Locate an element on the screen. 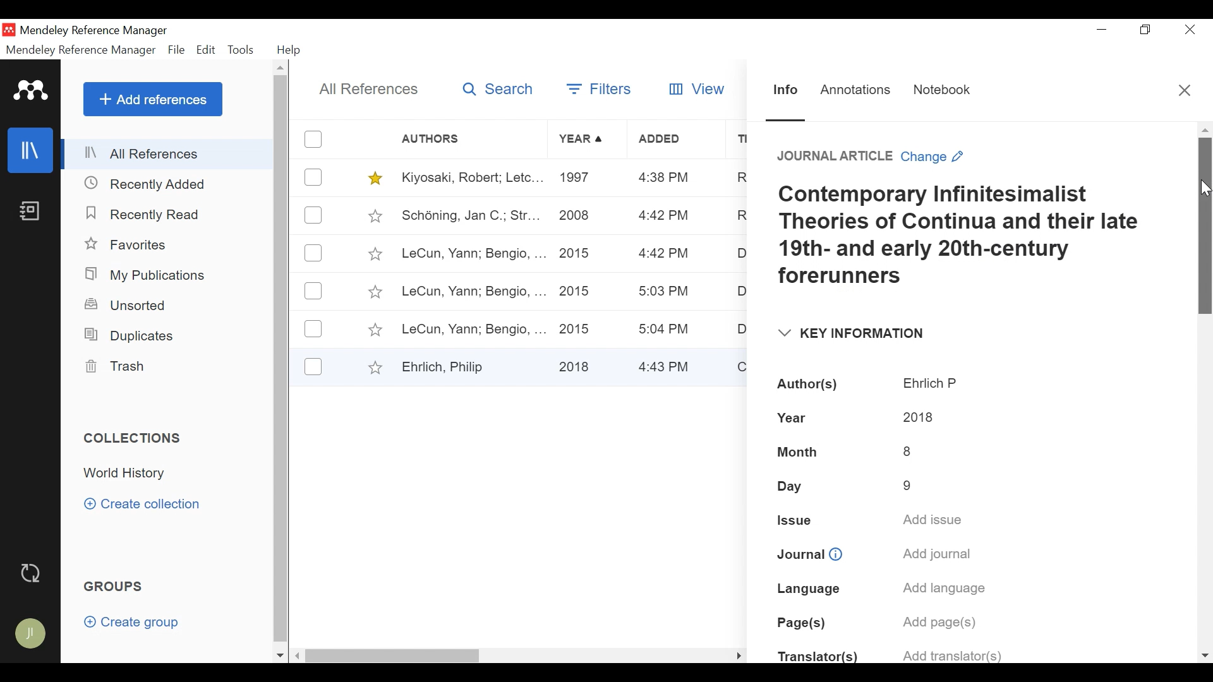  My Publications is located at coordinates (145, 275).